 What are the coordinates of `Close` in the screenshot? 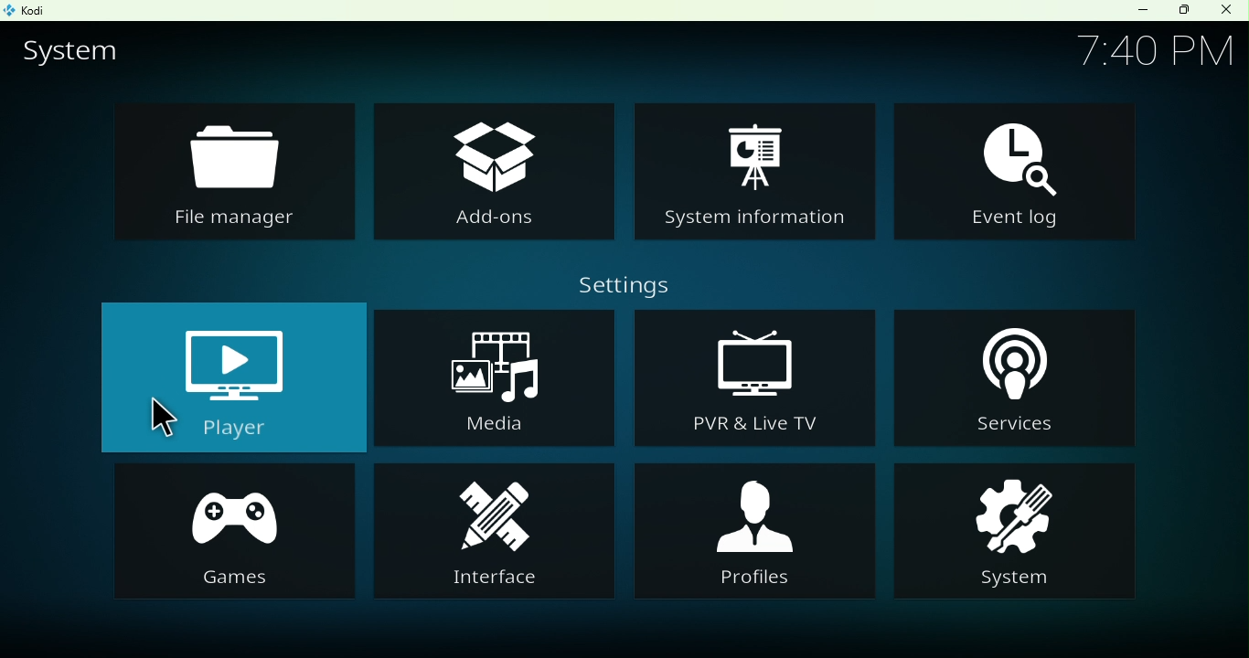 It's located at (1225, 11).